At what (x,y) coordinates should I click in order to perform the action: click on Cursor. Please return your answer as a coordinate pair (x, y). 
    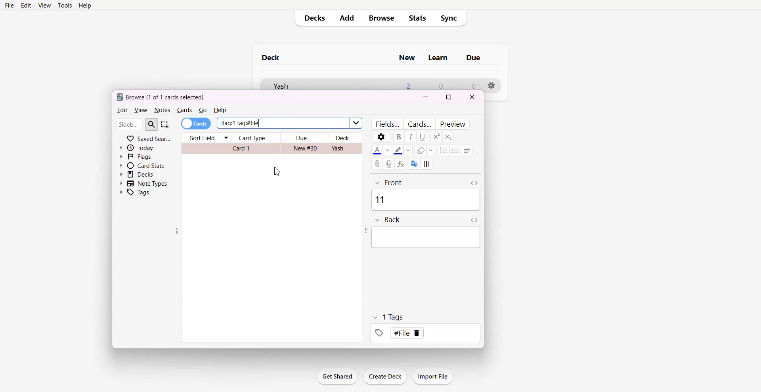
    Looking at the image, I should click on (278, 171).